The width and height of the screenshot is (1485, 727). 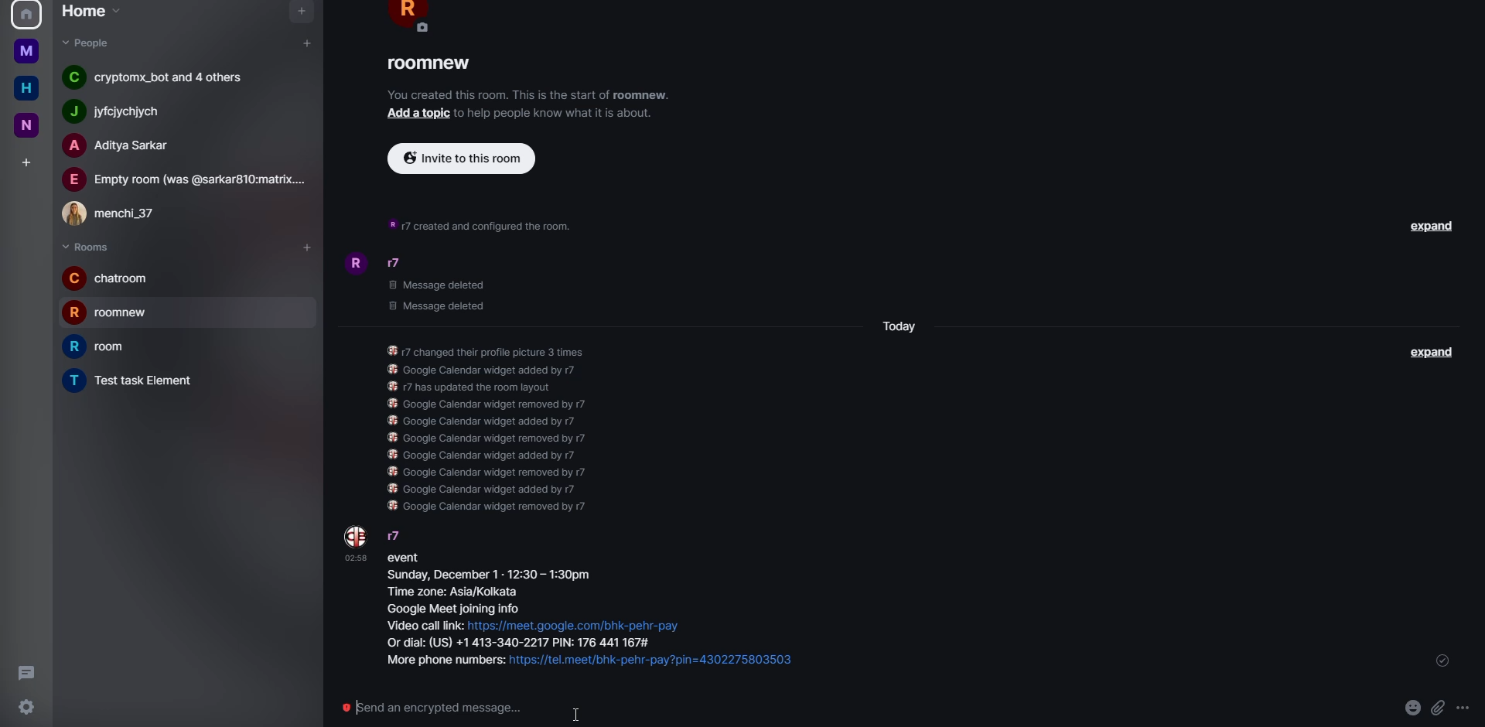 I want to click on event shared, so click(x=601, y=614).